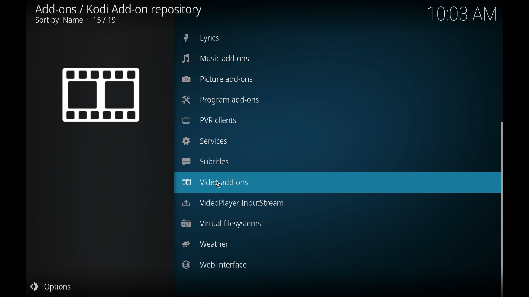  What do you see at coordinates (51, 287) in the screenshot?
I see `options` at bounding box center [51, 287].